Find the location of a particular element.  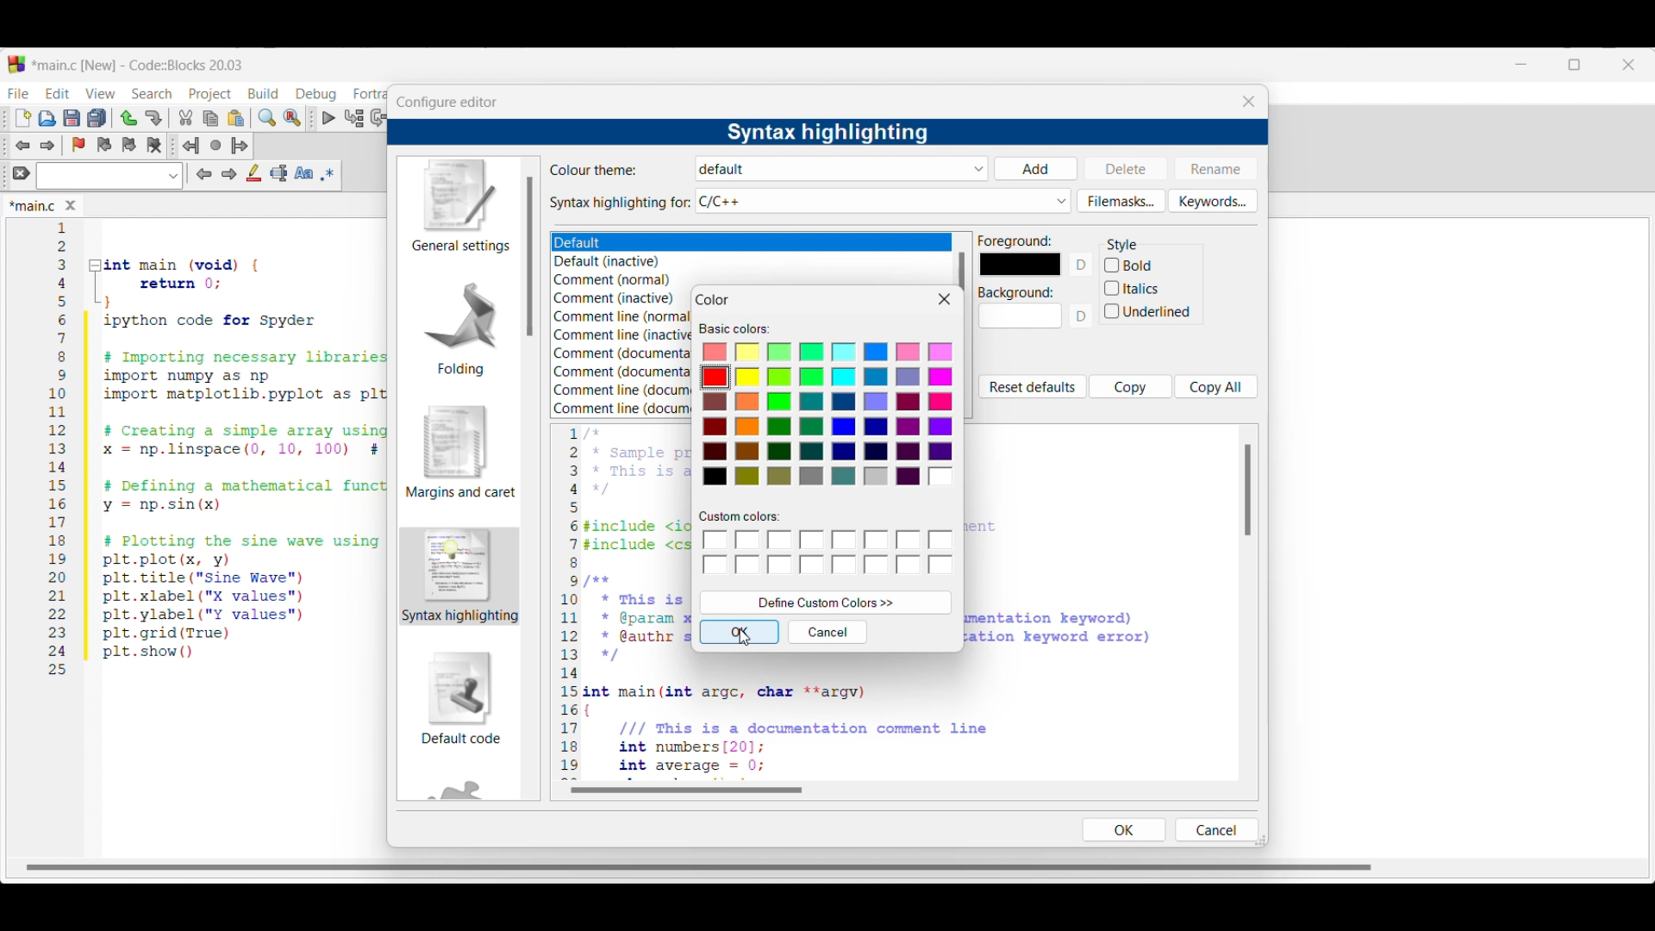

Copy is located at coordinates (1131, 386).